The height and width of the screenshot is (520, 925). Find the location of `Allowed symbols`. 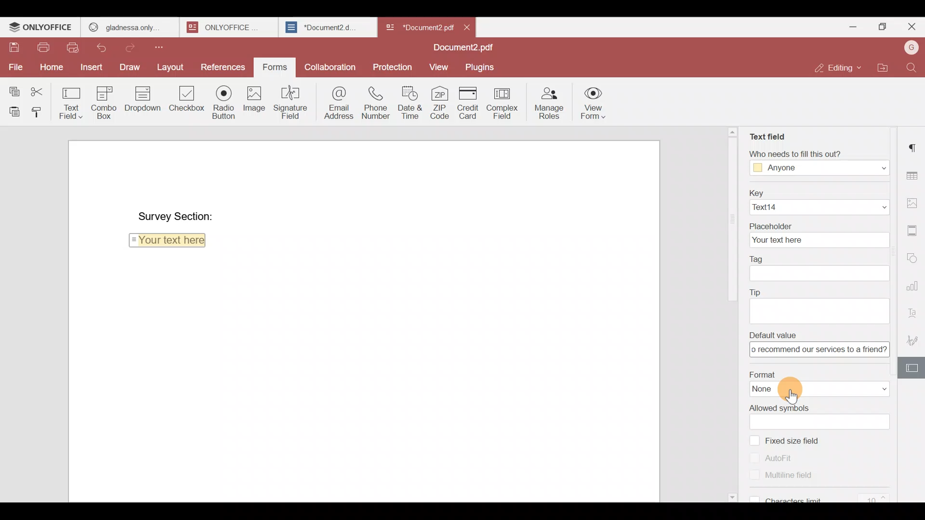

Allowed symbols is located at coordinates (821, 407).